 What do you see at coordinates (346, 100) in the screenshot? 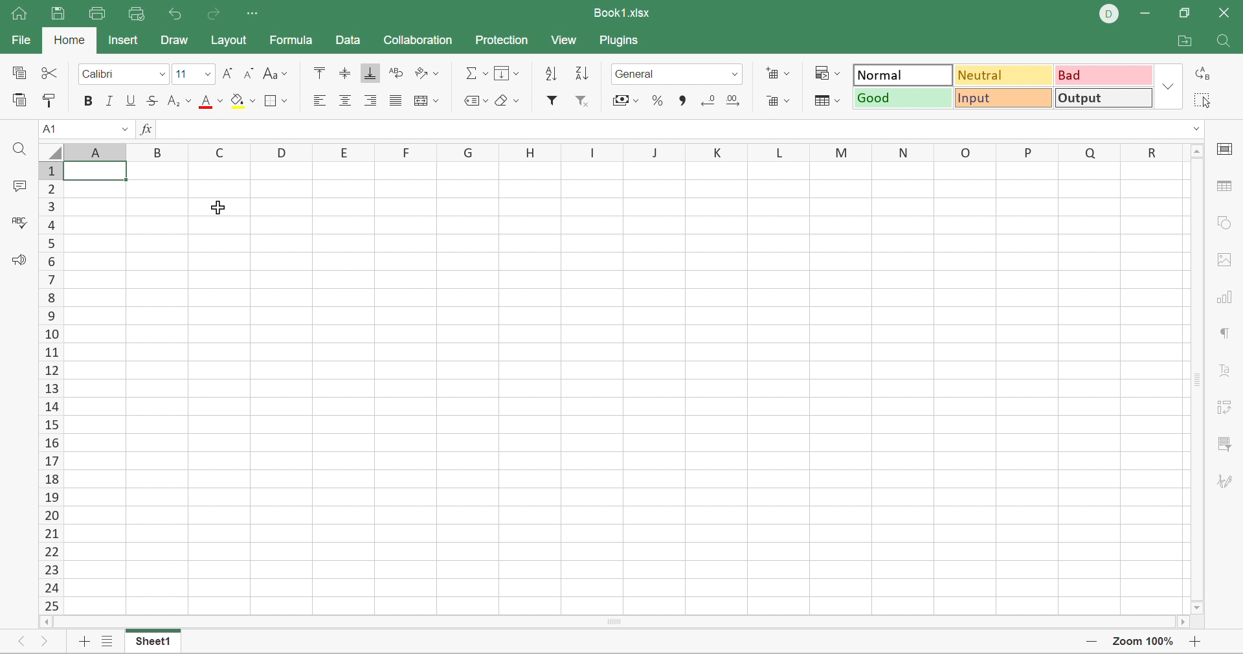
I see `Align center` at bounding box center [346, 100].